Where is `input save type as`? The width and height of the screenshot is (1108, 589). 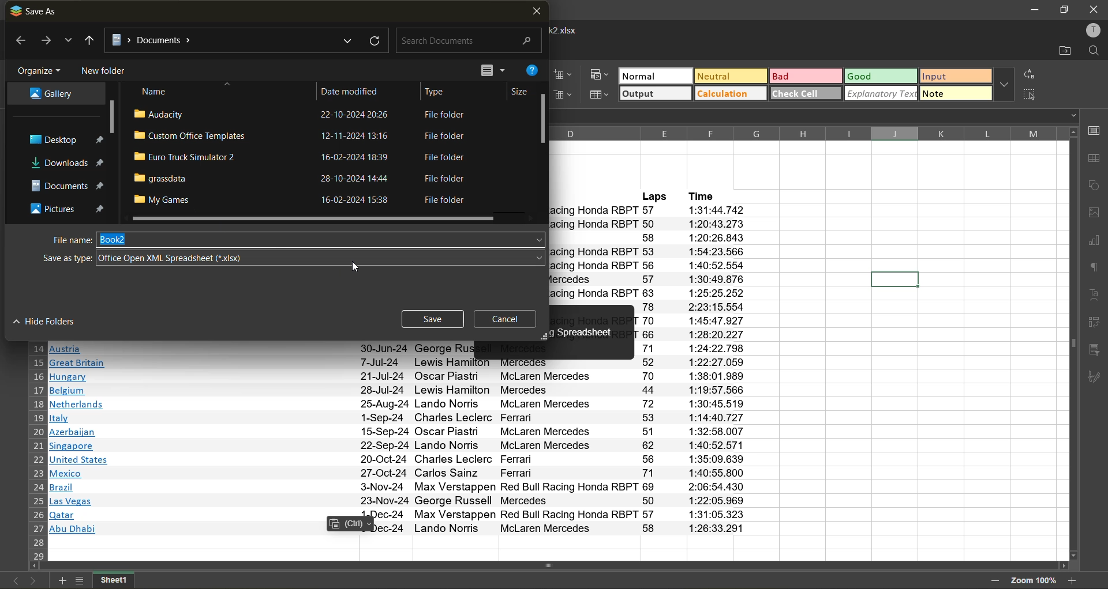
input save type as is located at coordinates (321, 258).